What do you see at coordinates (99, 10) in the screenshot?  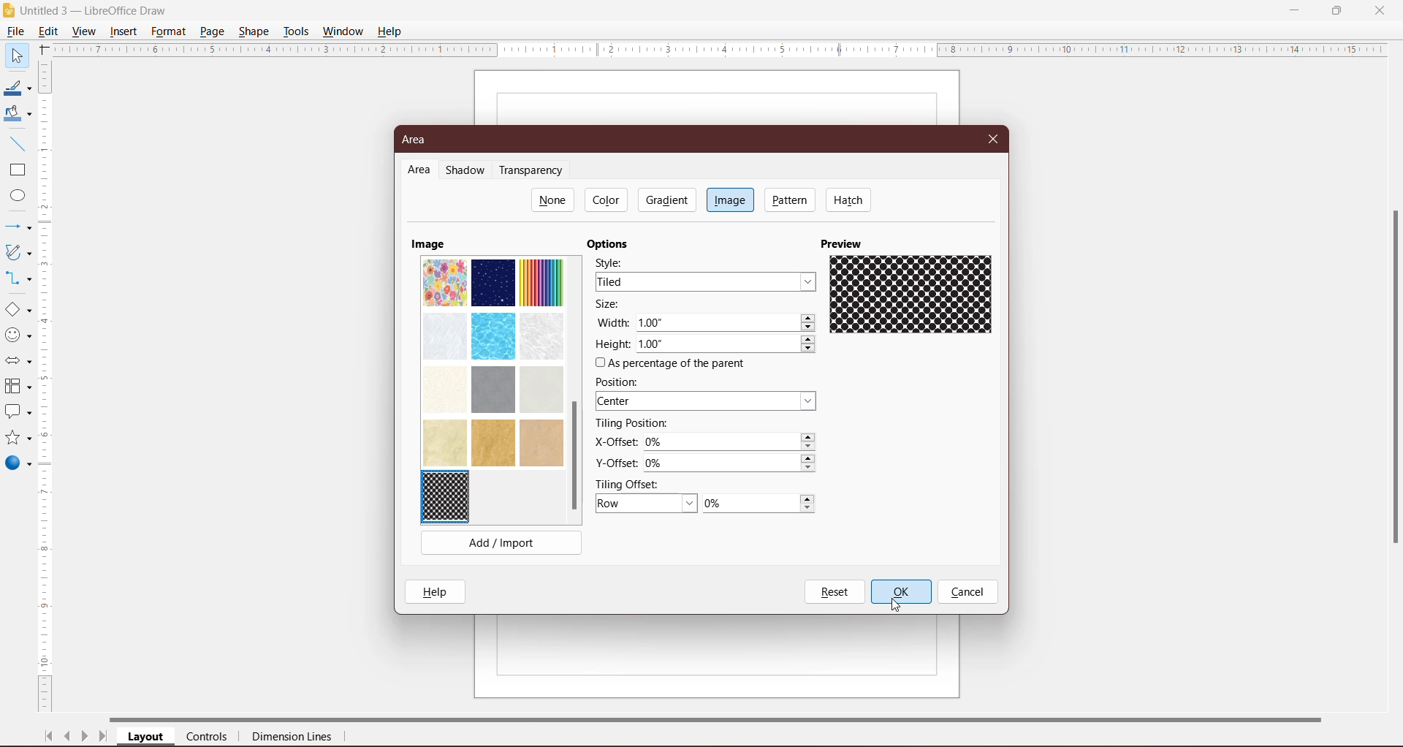 I see `Diagram Title - Application Name` at bounding box center [99, 10].